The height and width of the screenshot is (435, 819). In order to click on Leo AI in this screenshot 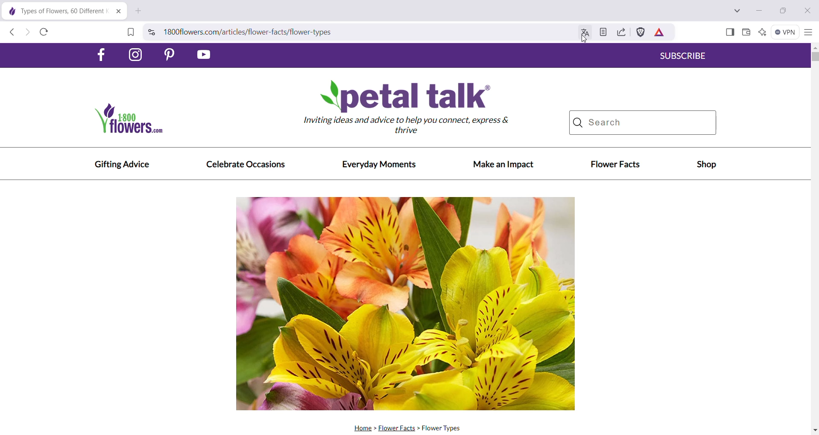, I will do `click(763, 33)`.